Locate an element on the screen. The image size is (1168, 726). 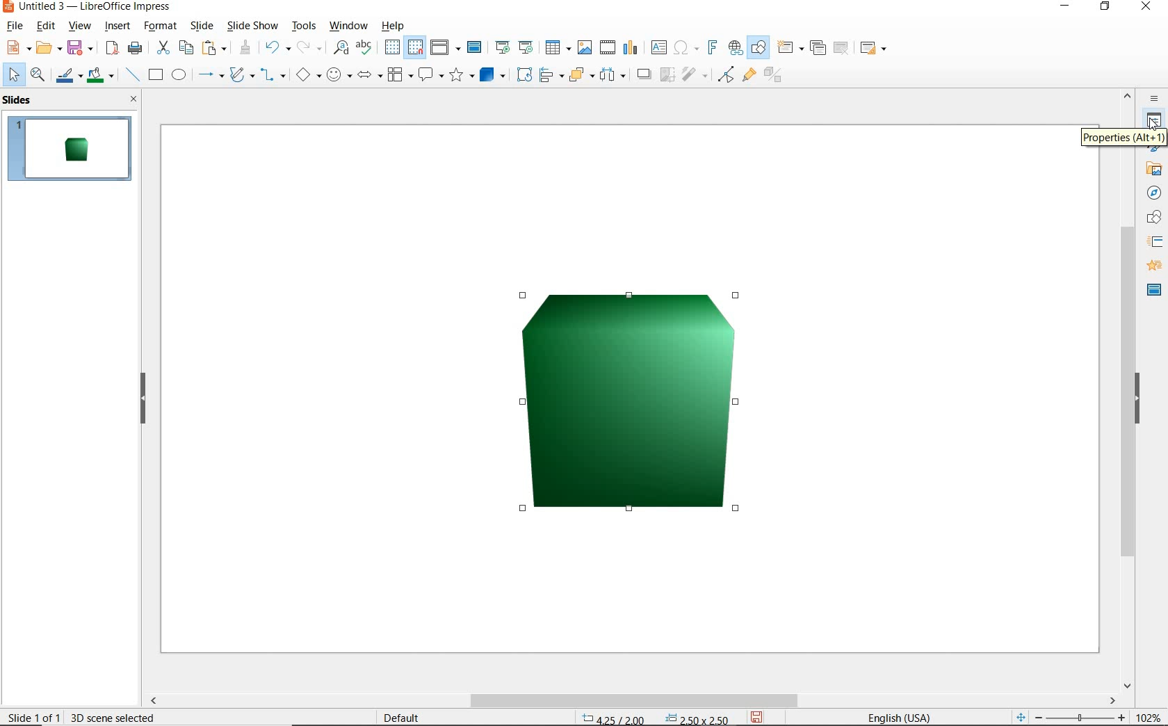
ARRANGE is located at coordinates (581, 75).